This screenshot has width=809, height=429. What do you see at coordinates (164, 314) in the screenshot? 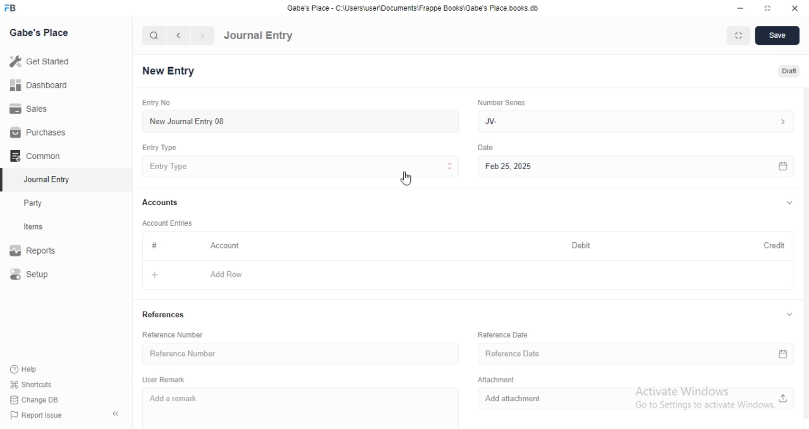
I see `References` at bounding box center [164, 314].